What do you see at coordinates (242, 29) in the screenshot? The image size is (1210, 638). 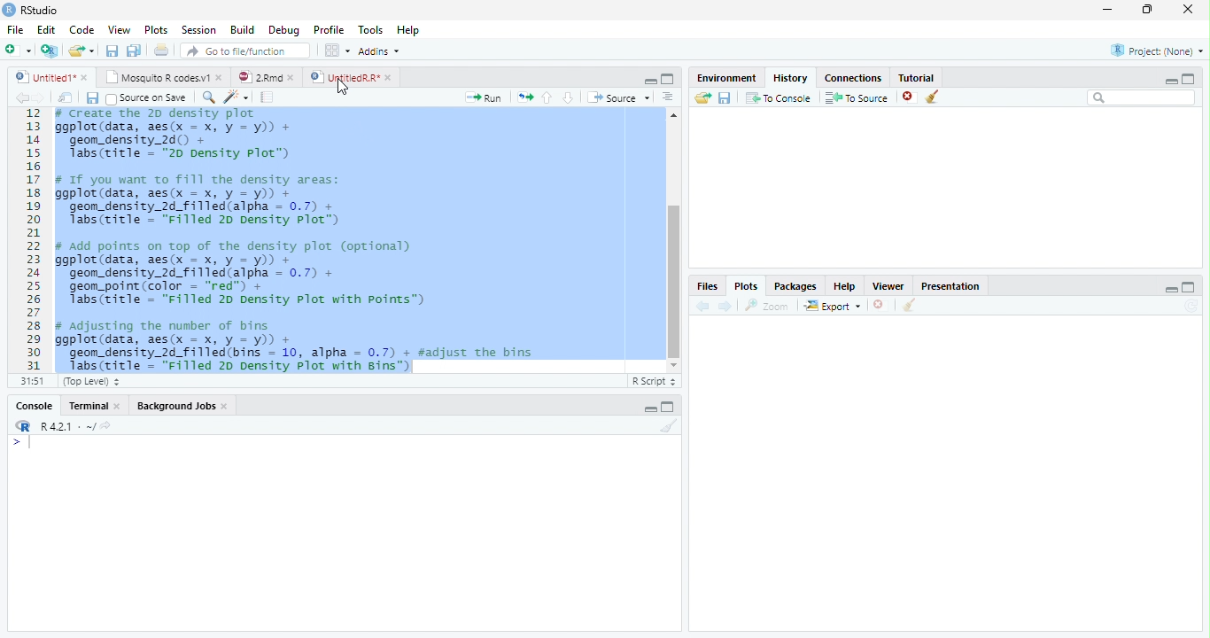 I see `Build` at bounding box center [242, 29].